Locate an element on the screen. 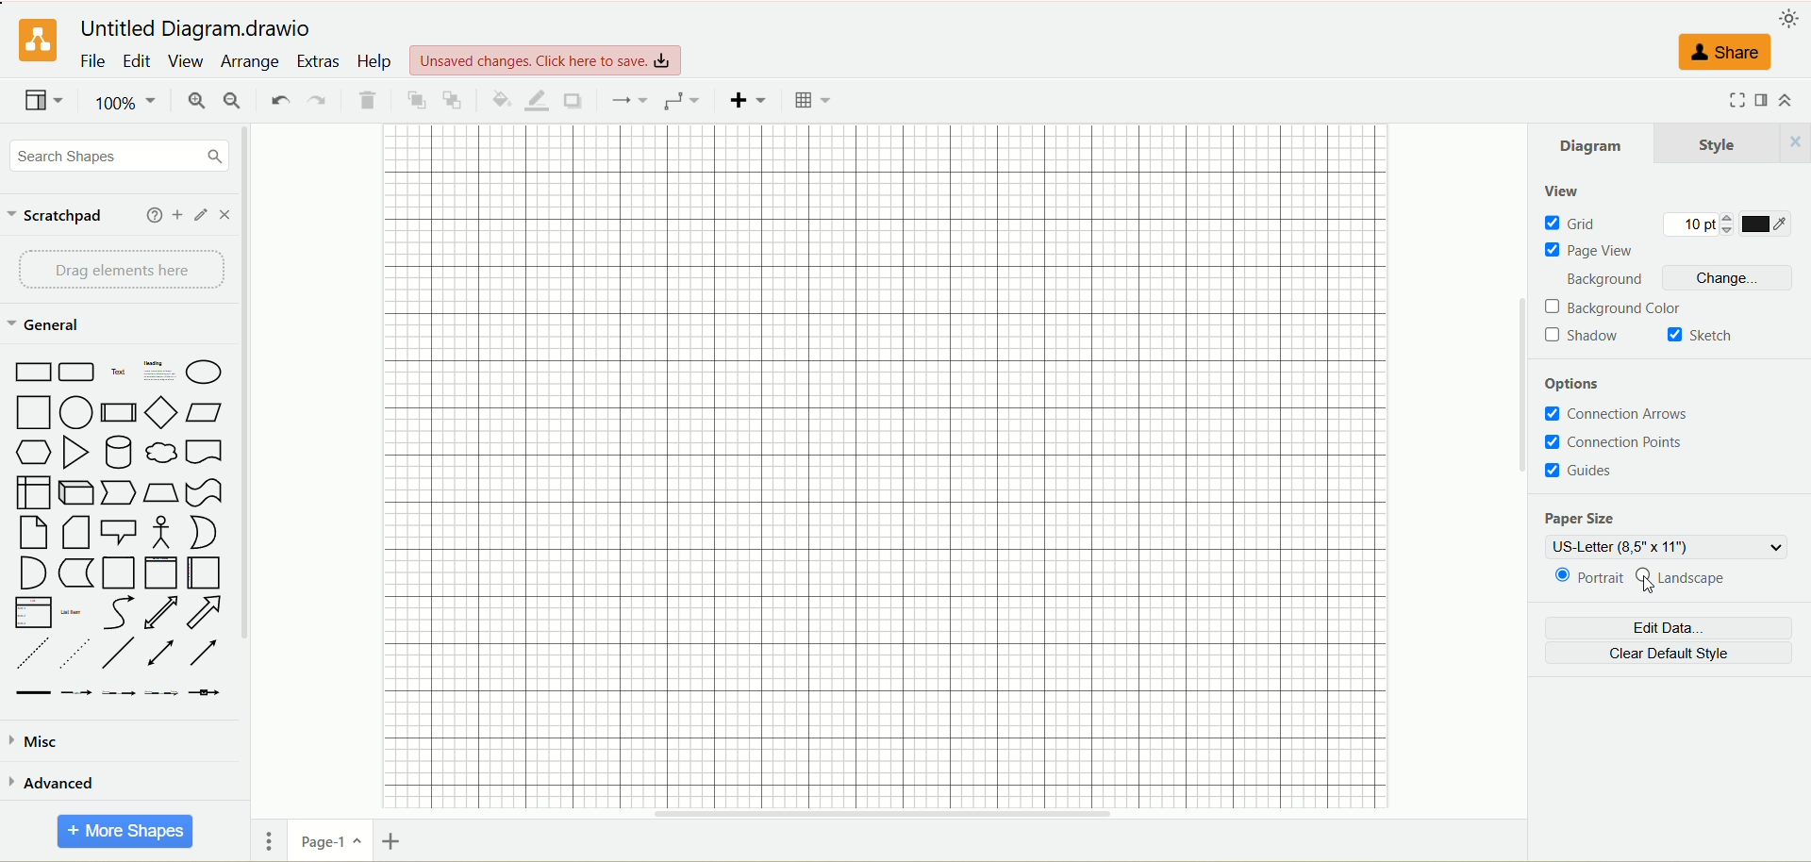 The image size is (1811, 862). change is located at coordinates (1729, 278).